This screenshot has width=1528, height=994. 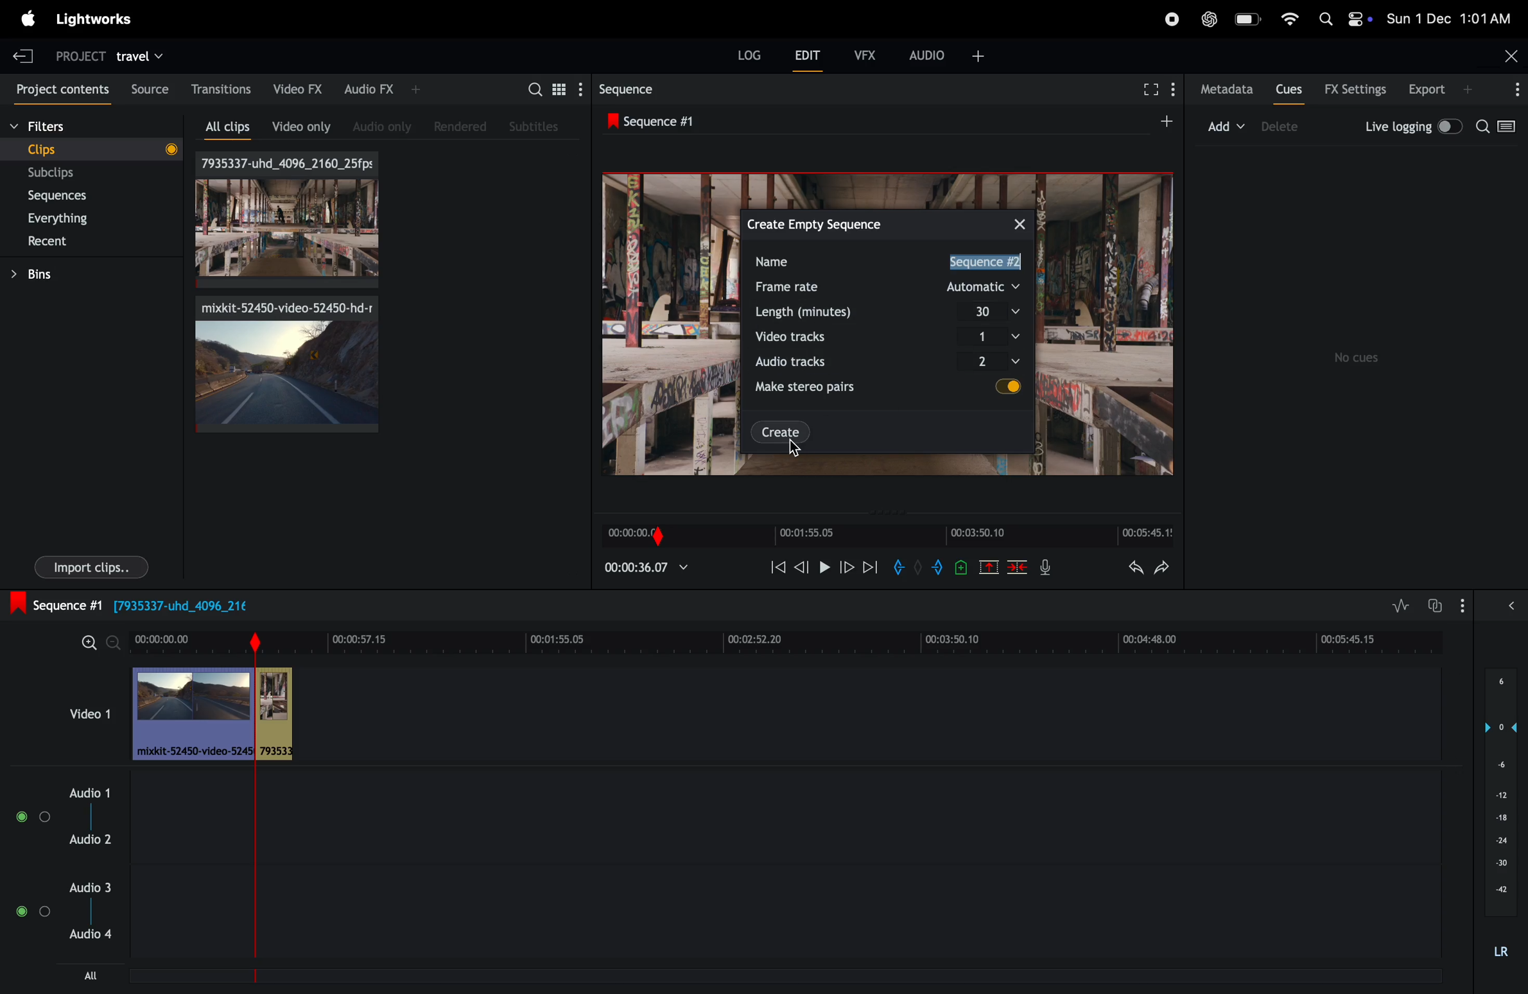 I want to click on undo, so click(x=1136, y=567).